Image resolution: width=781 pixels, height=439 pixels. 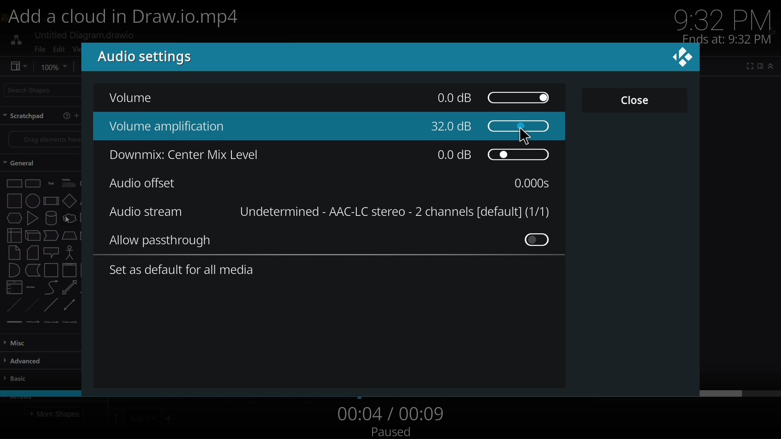 What do you see at coordinates (136, 57) in the screenshot?
I see `audio setting` at bounding box center [136, 57].